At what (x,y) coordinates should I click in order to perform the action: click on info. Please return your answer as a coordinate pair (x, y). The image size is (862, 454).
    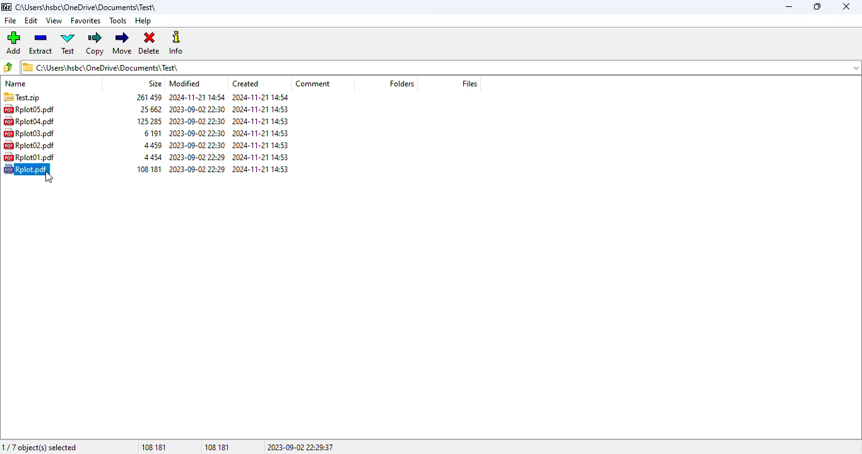
    Looking at the image, I should click on (177, 42).